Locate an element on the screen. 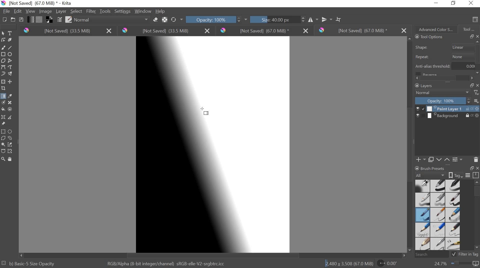 Image resolution: width=480 pixels, height=268 pixels. WINDOW is located at coordinates (143, 11).